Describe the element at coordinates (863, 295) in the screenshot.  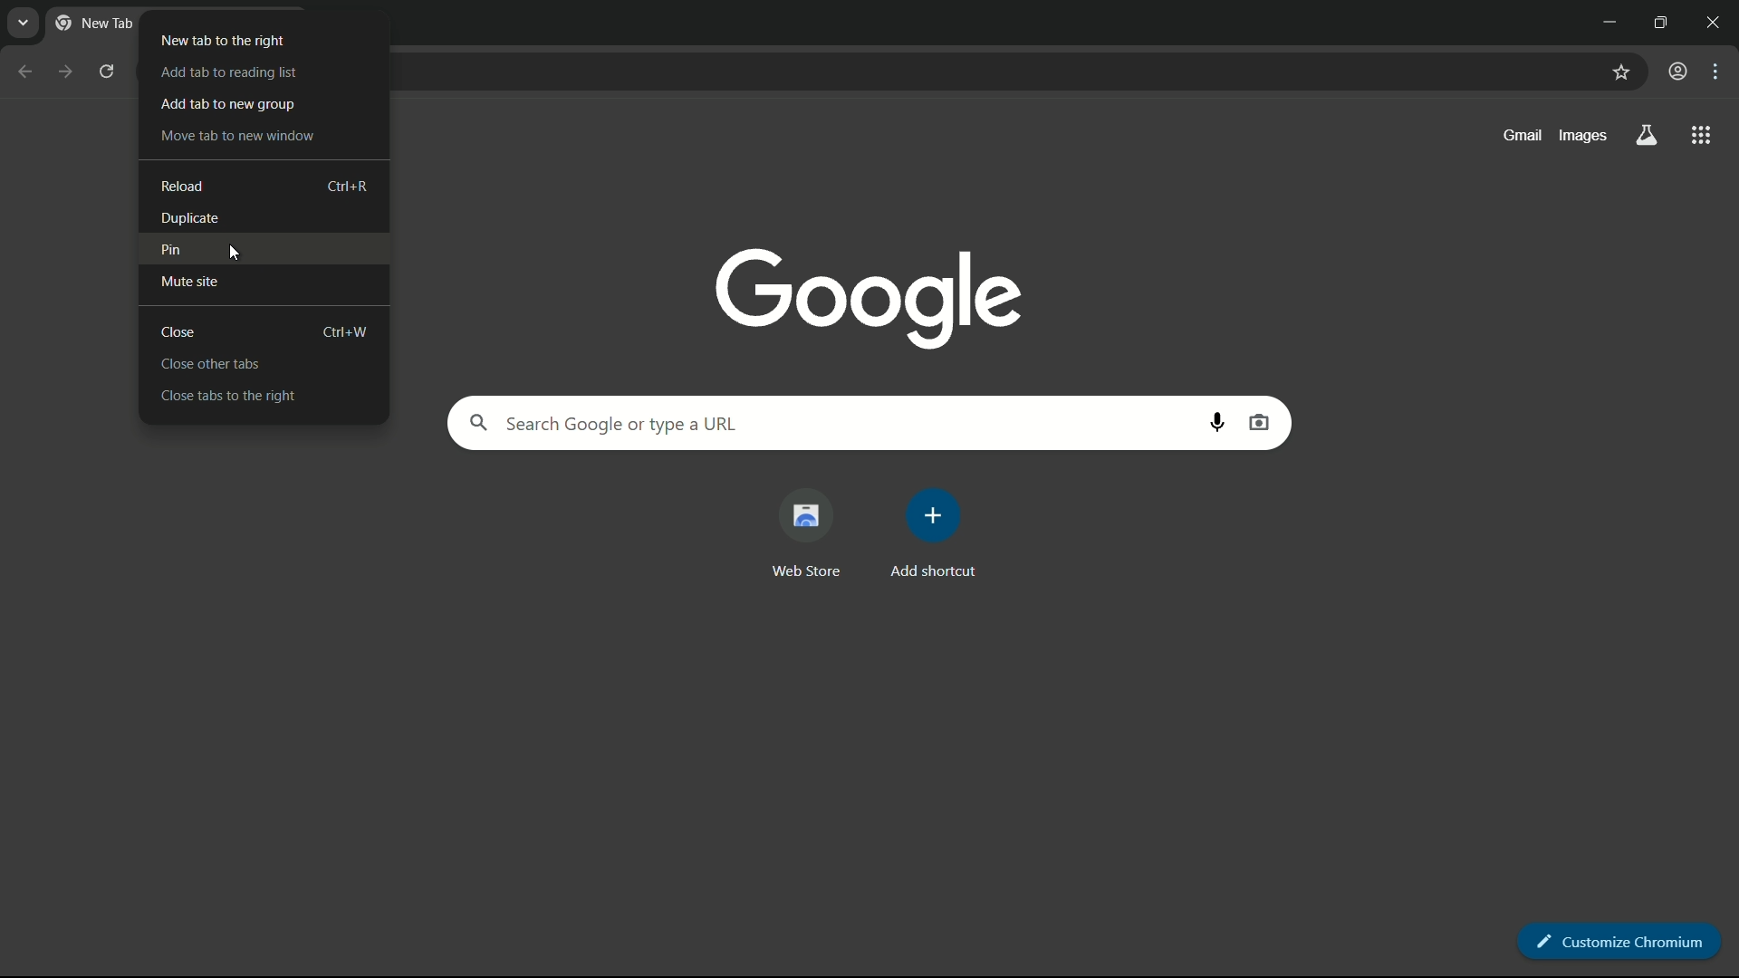
I see `google thumbnail` at that location.